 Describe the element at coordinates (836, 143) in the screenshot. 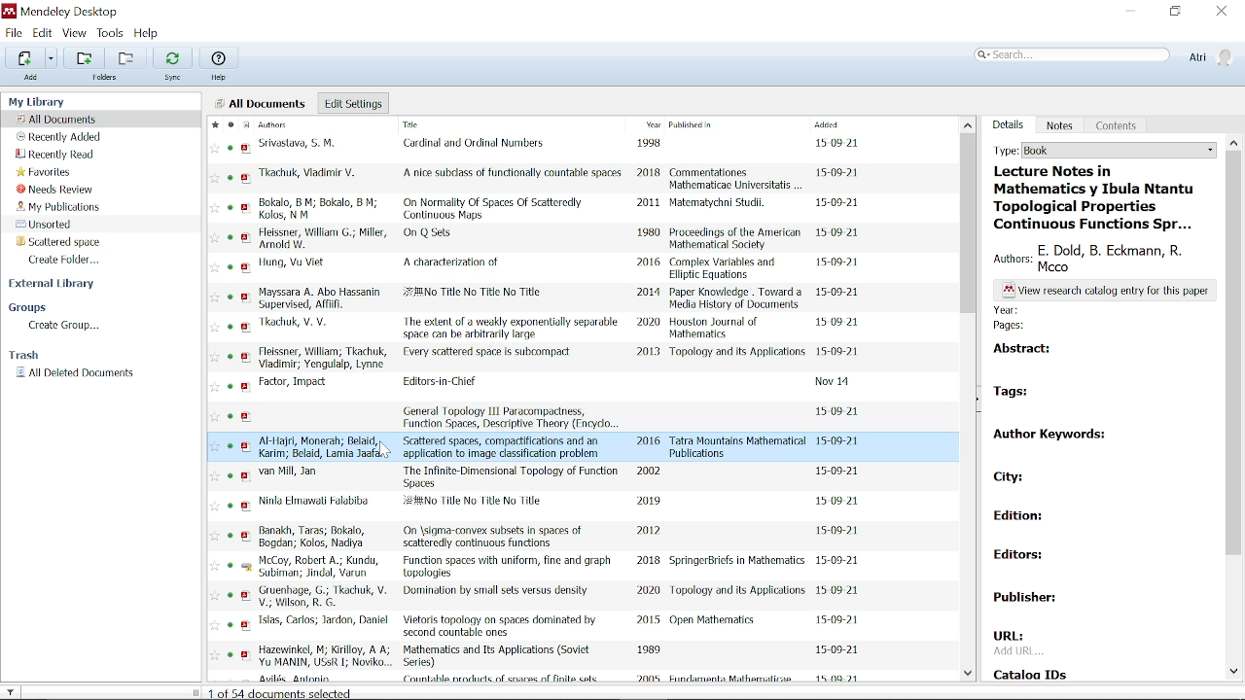

I see `date` at that location.